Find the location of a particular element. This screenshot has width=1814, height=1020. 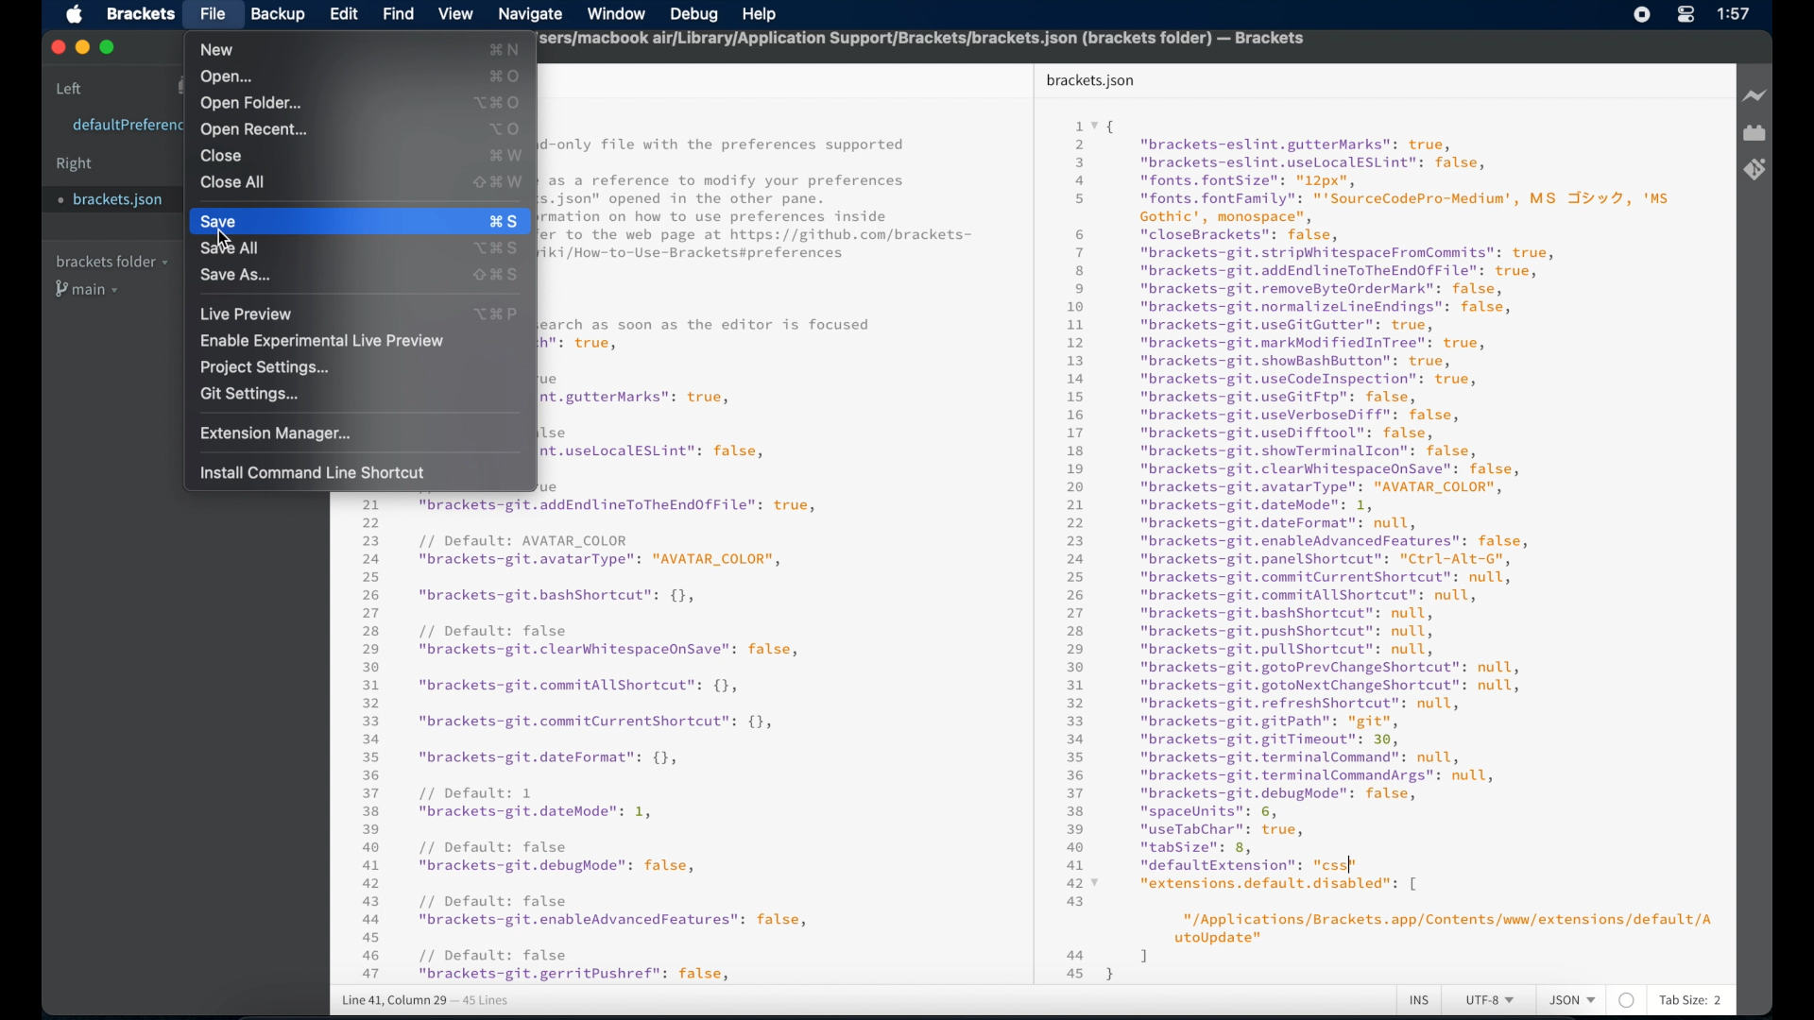

-only file with the preferences supported
as a reference to modify your preferences
5. json" opened in the other pane.

rmation on how to use preferences inside
fer to the web page at https://github.com/brackets-
ki /How-to-Use-Brackets#preferences

earch as soon as the editor is focused

fh": true,

e

nt.gutterMarks": true,

lse

nt.useLocalESLint": false,

Rie is located at coordinates (754, 314).